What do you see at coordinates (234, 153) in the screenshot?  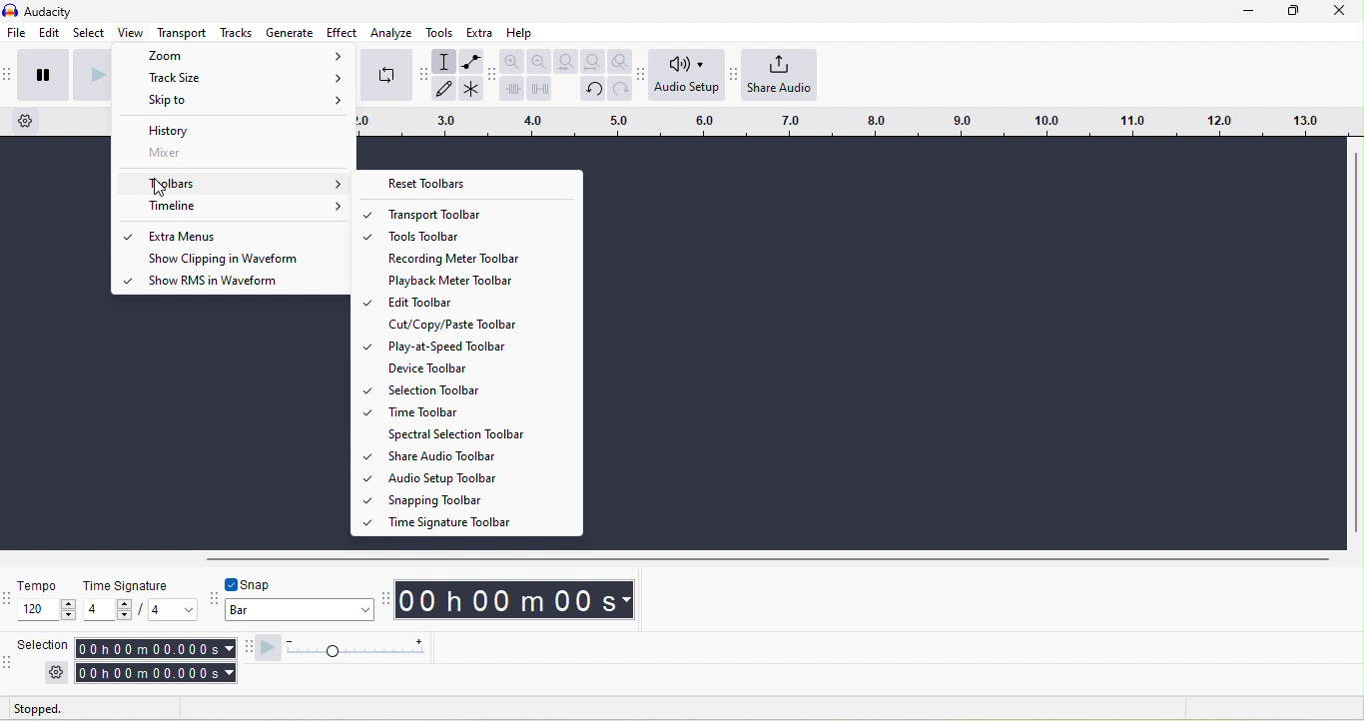 I see `Mixer ` at bounding box center [234, 153].